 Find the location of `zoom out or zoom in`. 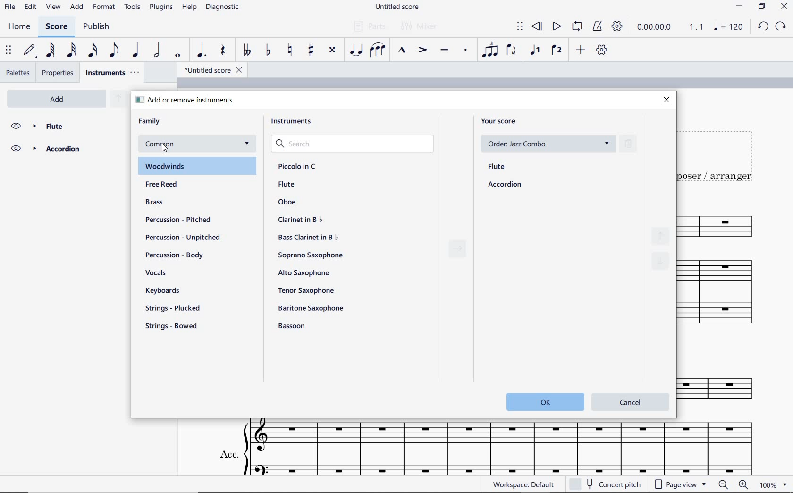

zoom out or zoom in is located at coordinates (733, 485).